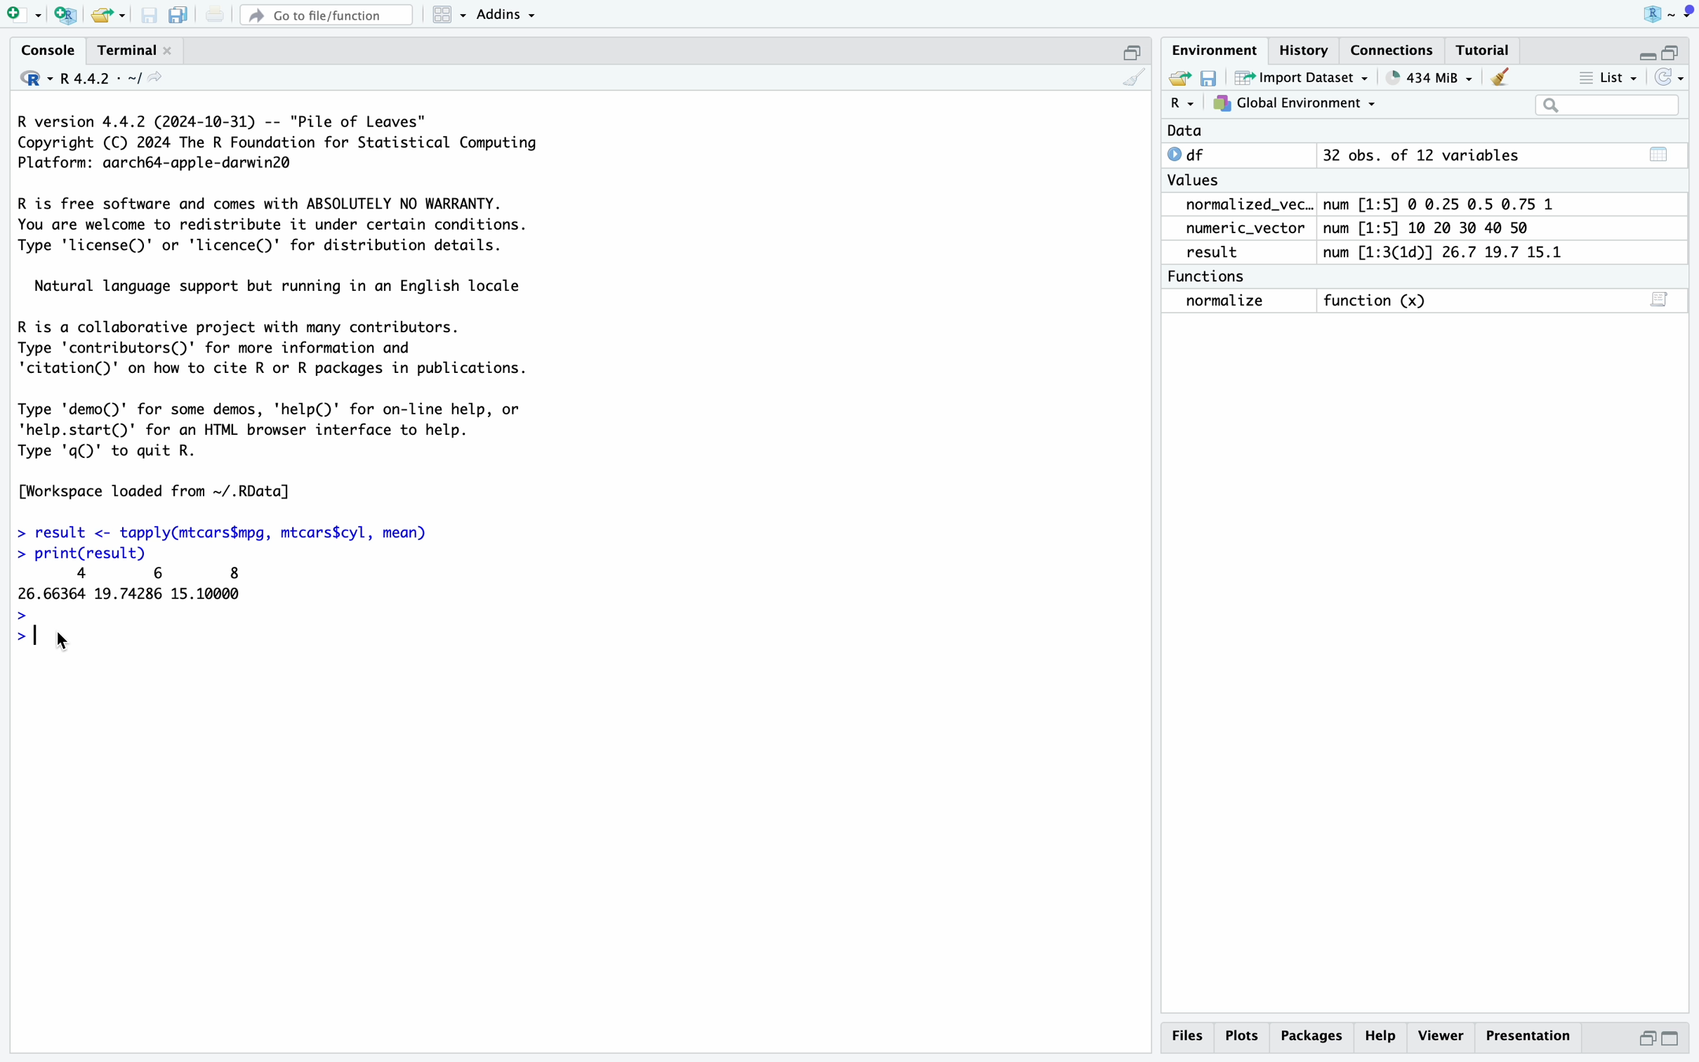 The image size is (1699, 1062). I want to click on History, so click(1305, 49).